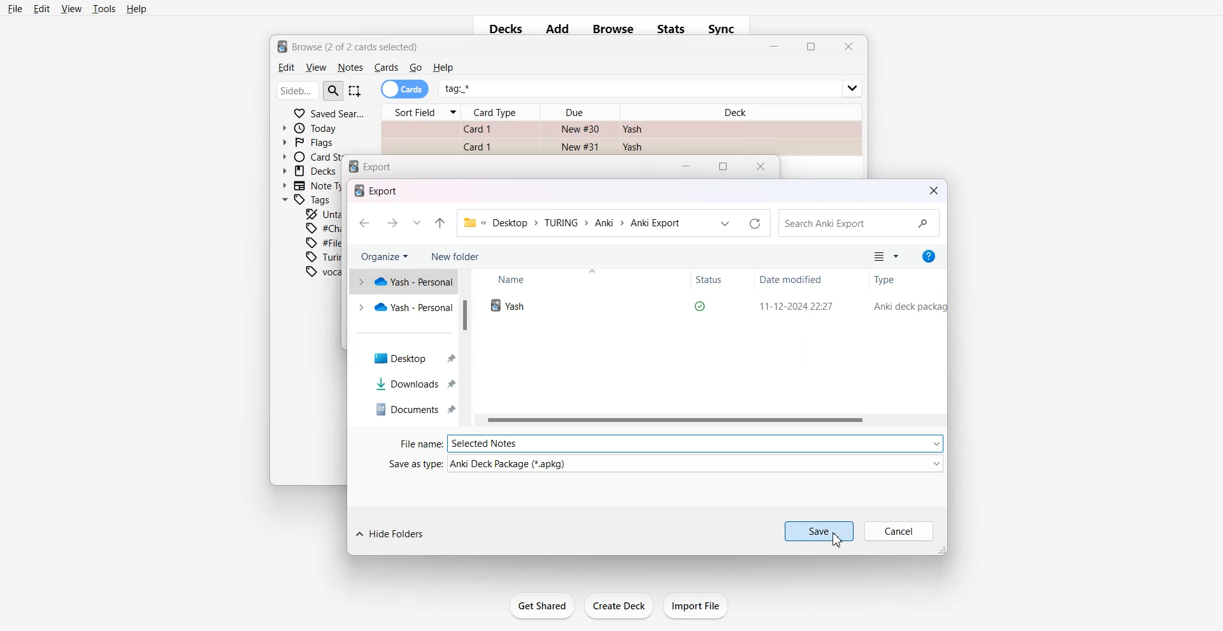  What do you see at coordinates (711, 420) in the screenshot?
I see `Horizontal scroll bar` at bounding box center [711, 420].